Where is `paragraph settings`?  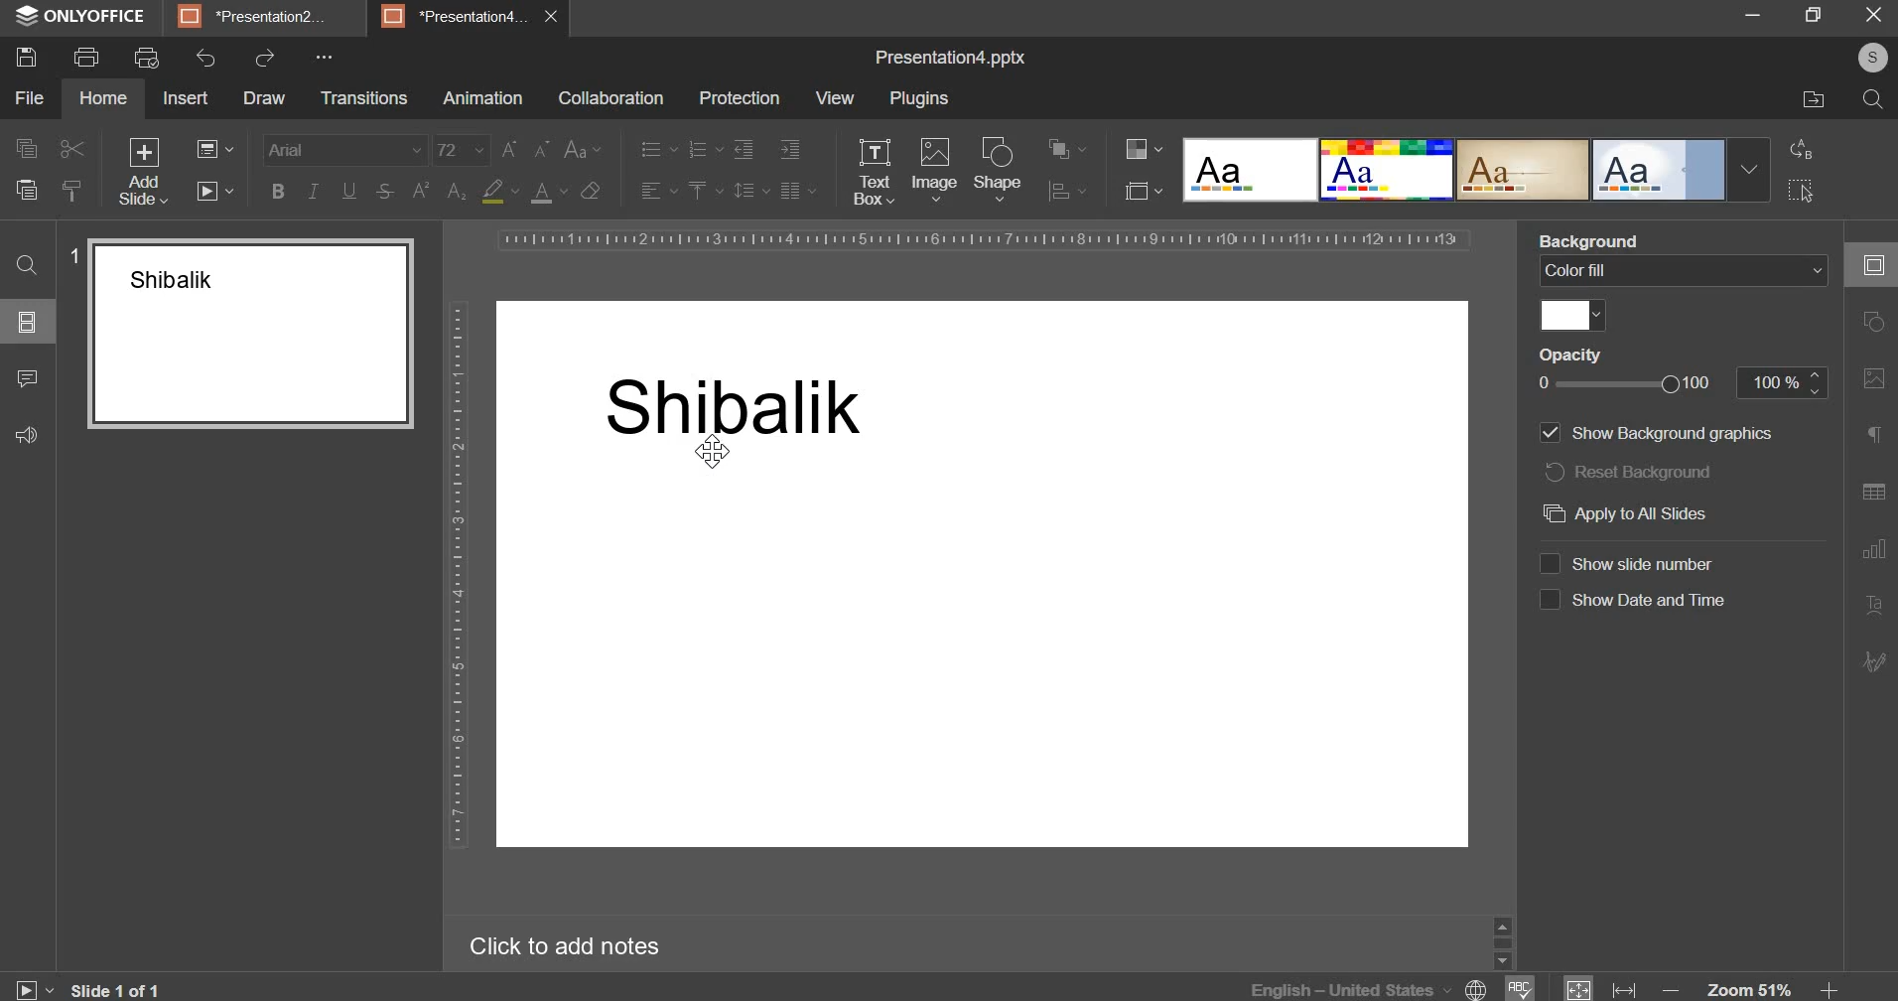 paragraph settings is located at coordinates (796, 191).